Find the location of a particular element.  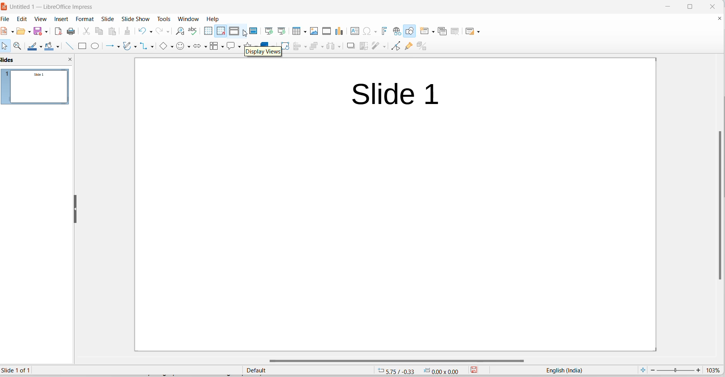

save is located at coordinates (476, 370).